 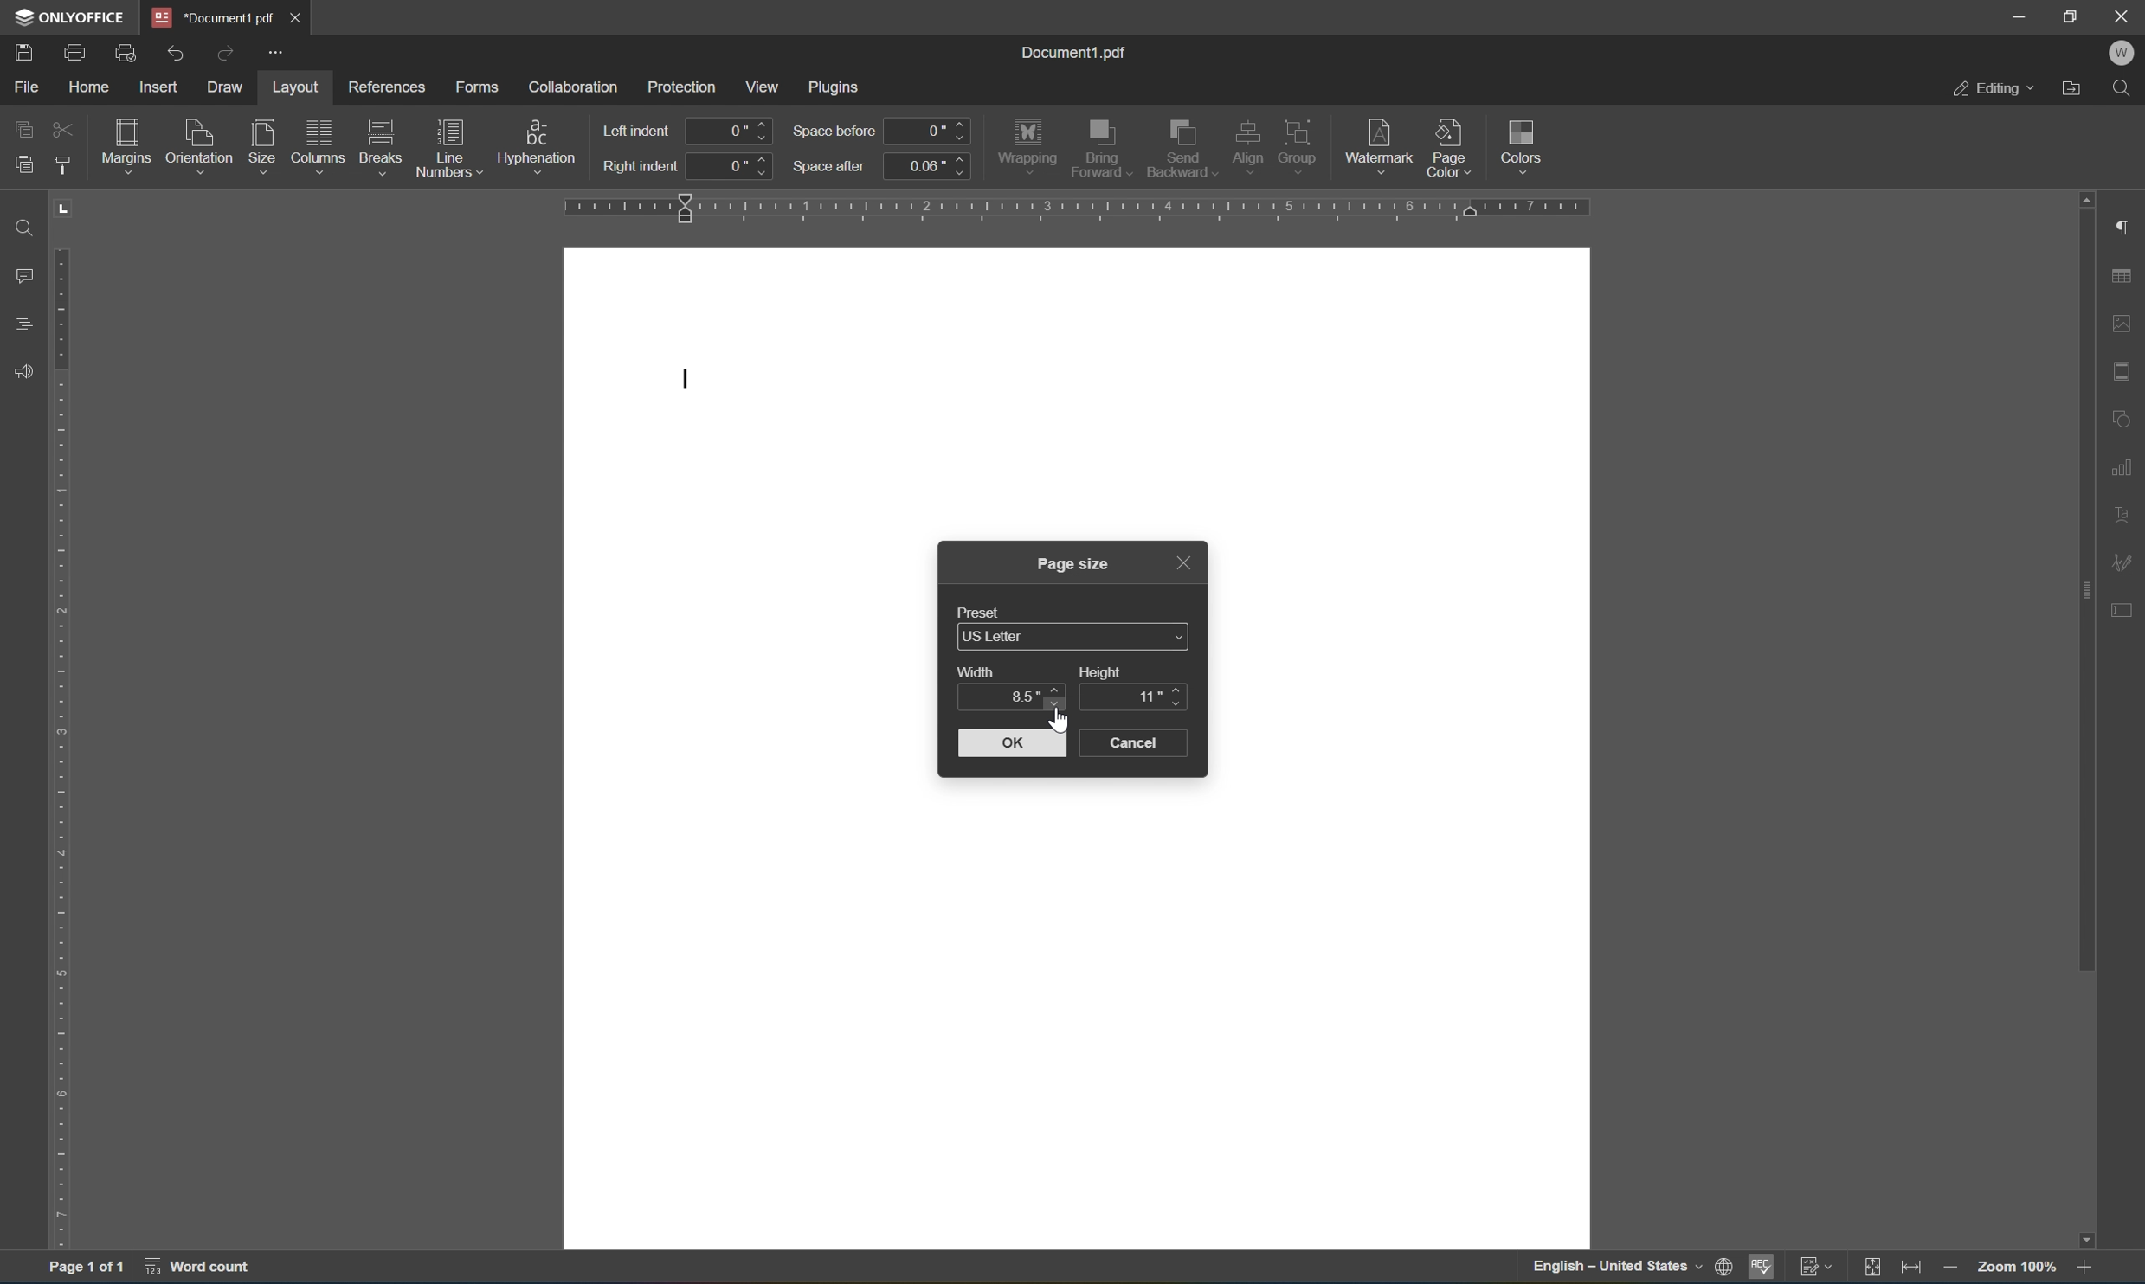 I want to click on zoom in, so click(x=2082, y=1268).